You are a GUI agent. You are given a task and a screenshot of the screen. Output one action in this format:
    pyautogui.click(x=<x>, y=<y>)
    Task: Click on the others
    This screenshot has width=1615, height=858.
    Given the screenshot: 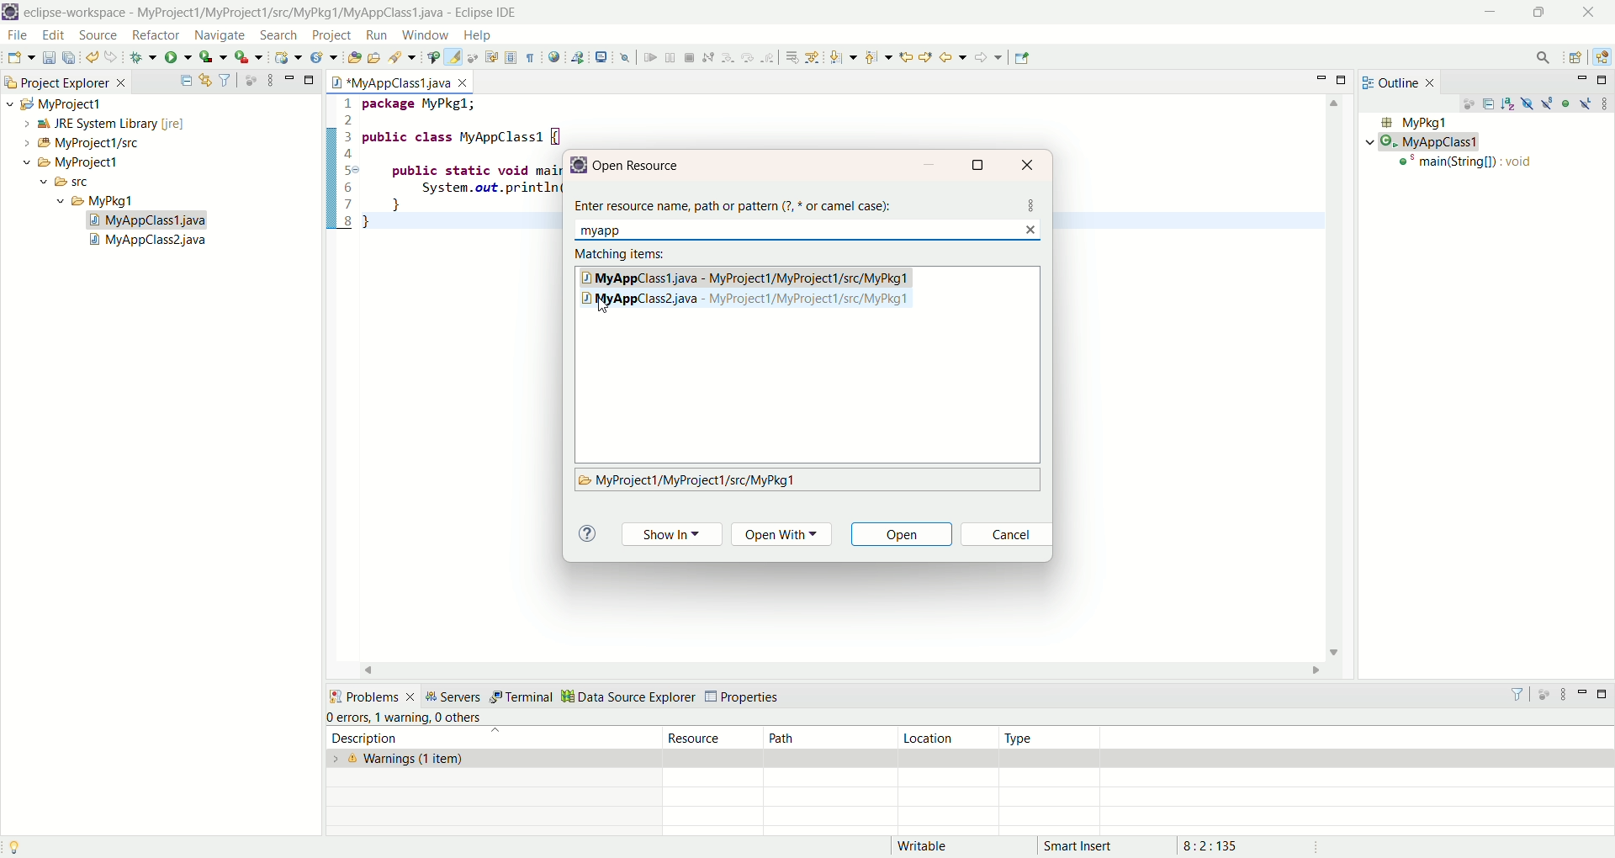 What is the action you would take?
    pyautogui.click(x=463, y=718)
    